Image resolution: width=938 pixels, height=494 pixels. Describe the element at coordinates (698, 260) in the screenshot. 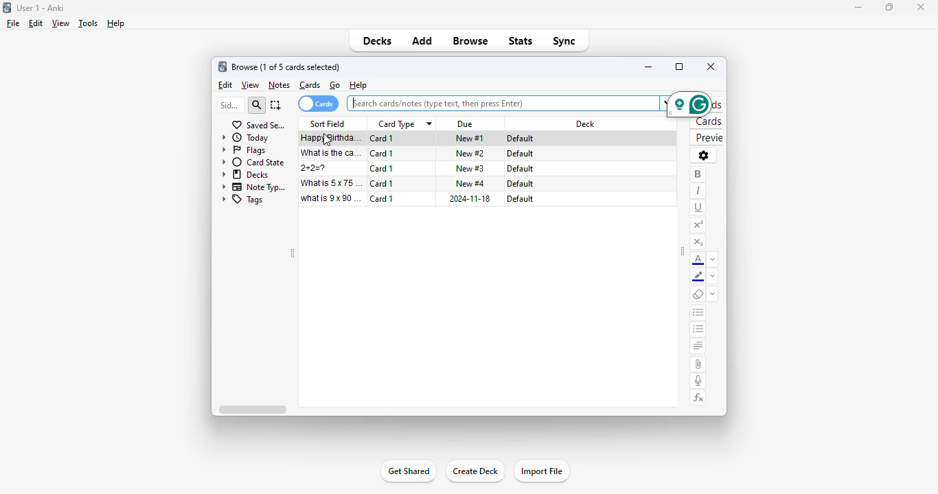

I see `text color` at that location.